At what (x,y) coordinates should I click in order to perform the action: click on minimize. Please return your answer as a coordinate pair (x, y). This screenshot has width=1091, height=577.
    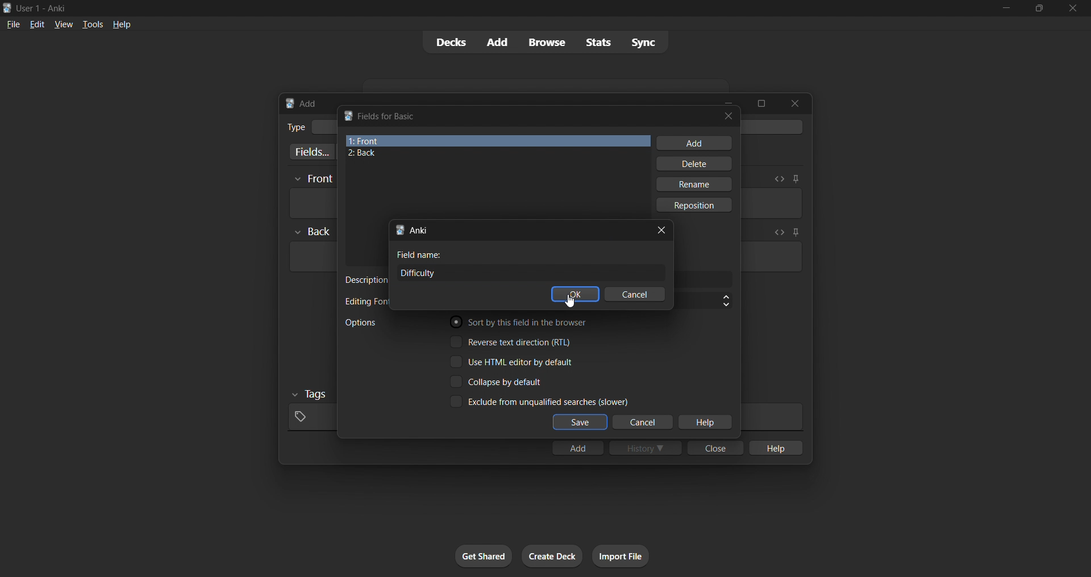
    Looking at the image, I should click on (1006, 9).